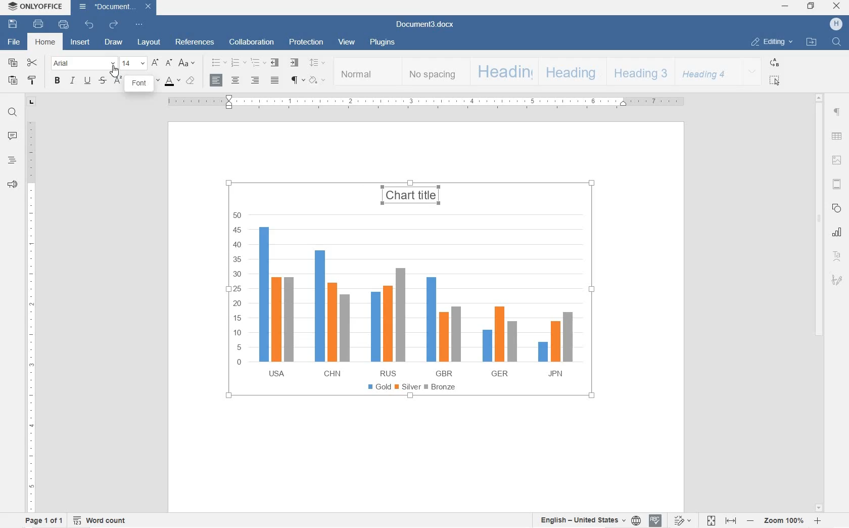 Image resolution: width=849 pixels, height=528 pixels. What do you see at coordinates (149, 42) in the screenshot?
I see `LAYOUT` at bounding box center [149, 42].